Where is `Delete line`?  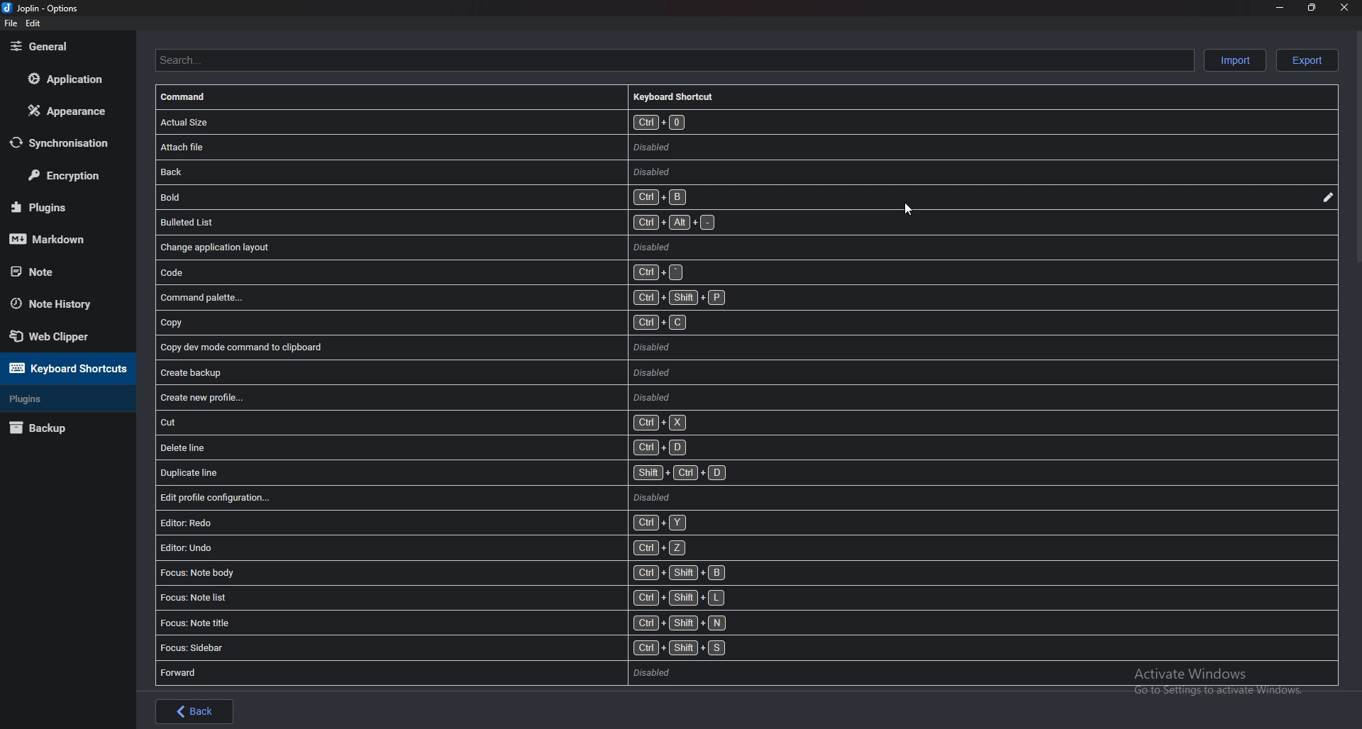
Delete line is located at coordinates (428, 447).